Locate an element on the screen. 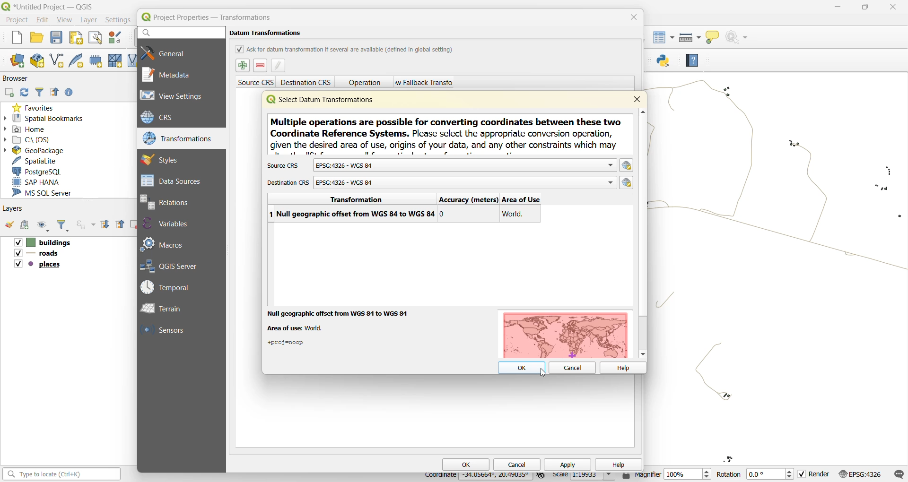 The image size is (908, 482). home is located at coordinates (29, 129).